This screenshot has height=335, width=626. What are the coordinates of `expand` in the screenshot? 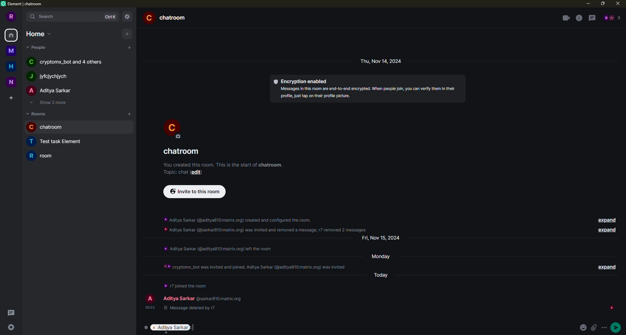 It's located at (606, 266).